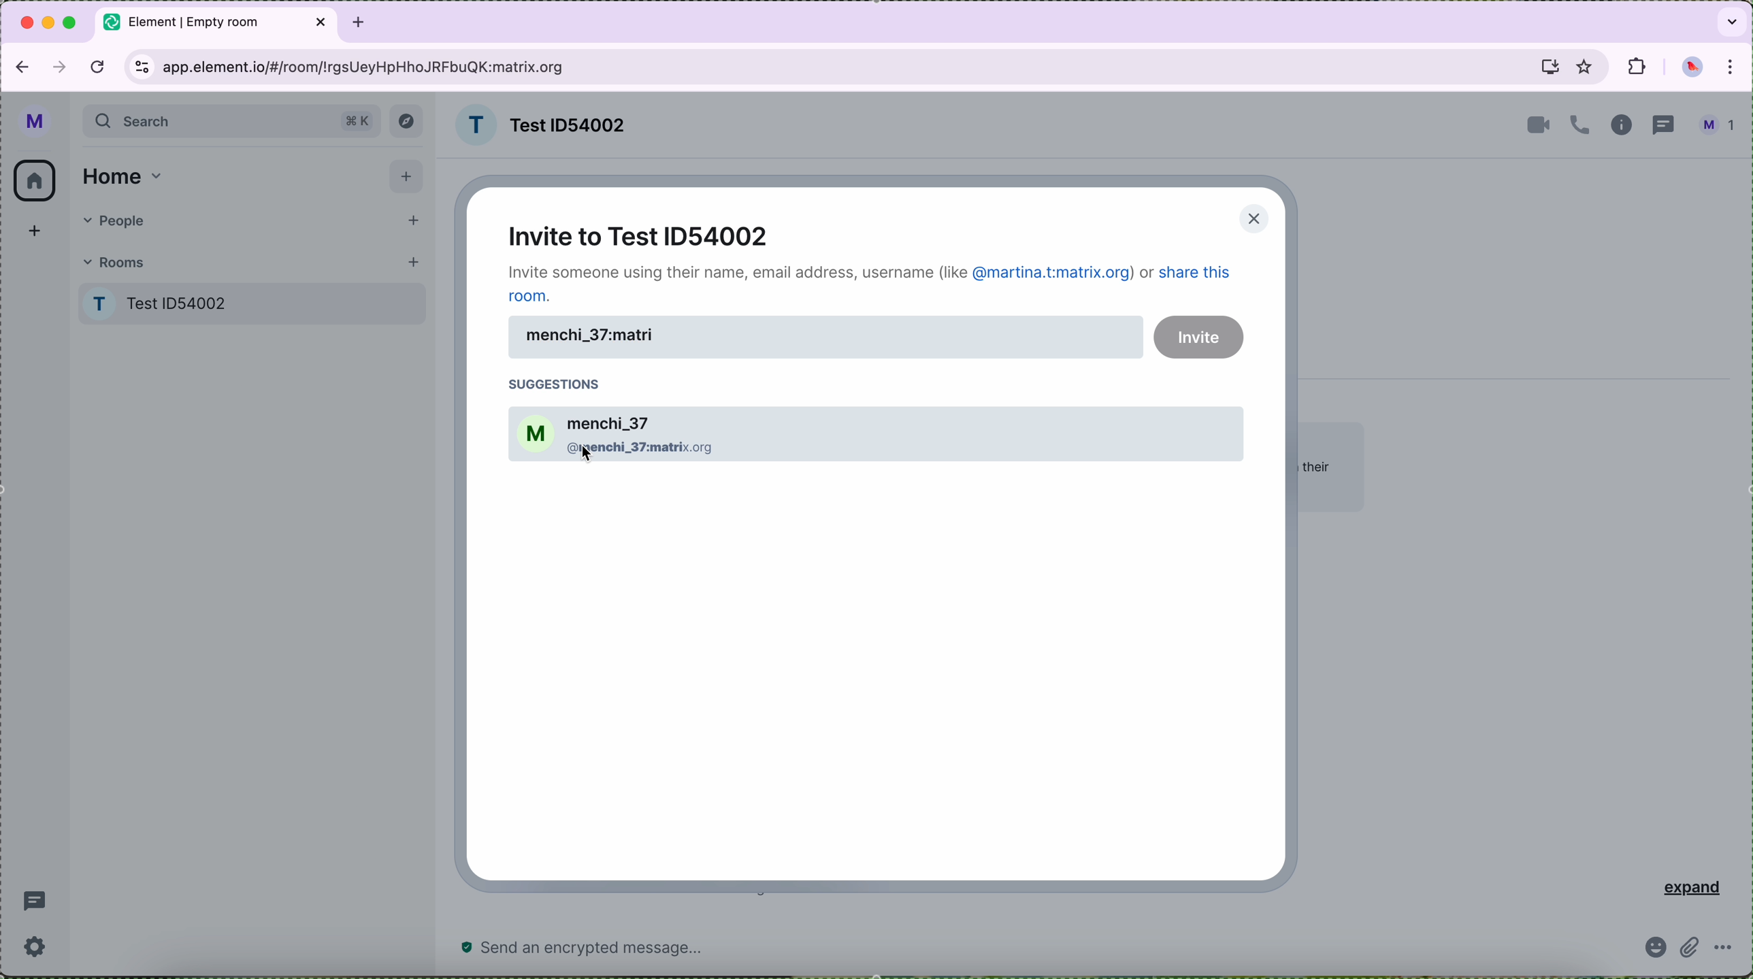 The width and height of the screenshot is (1753, 979). I want to click on URL, so click(365, 67).